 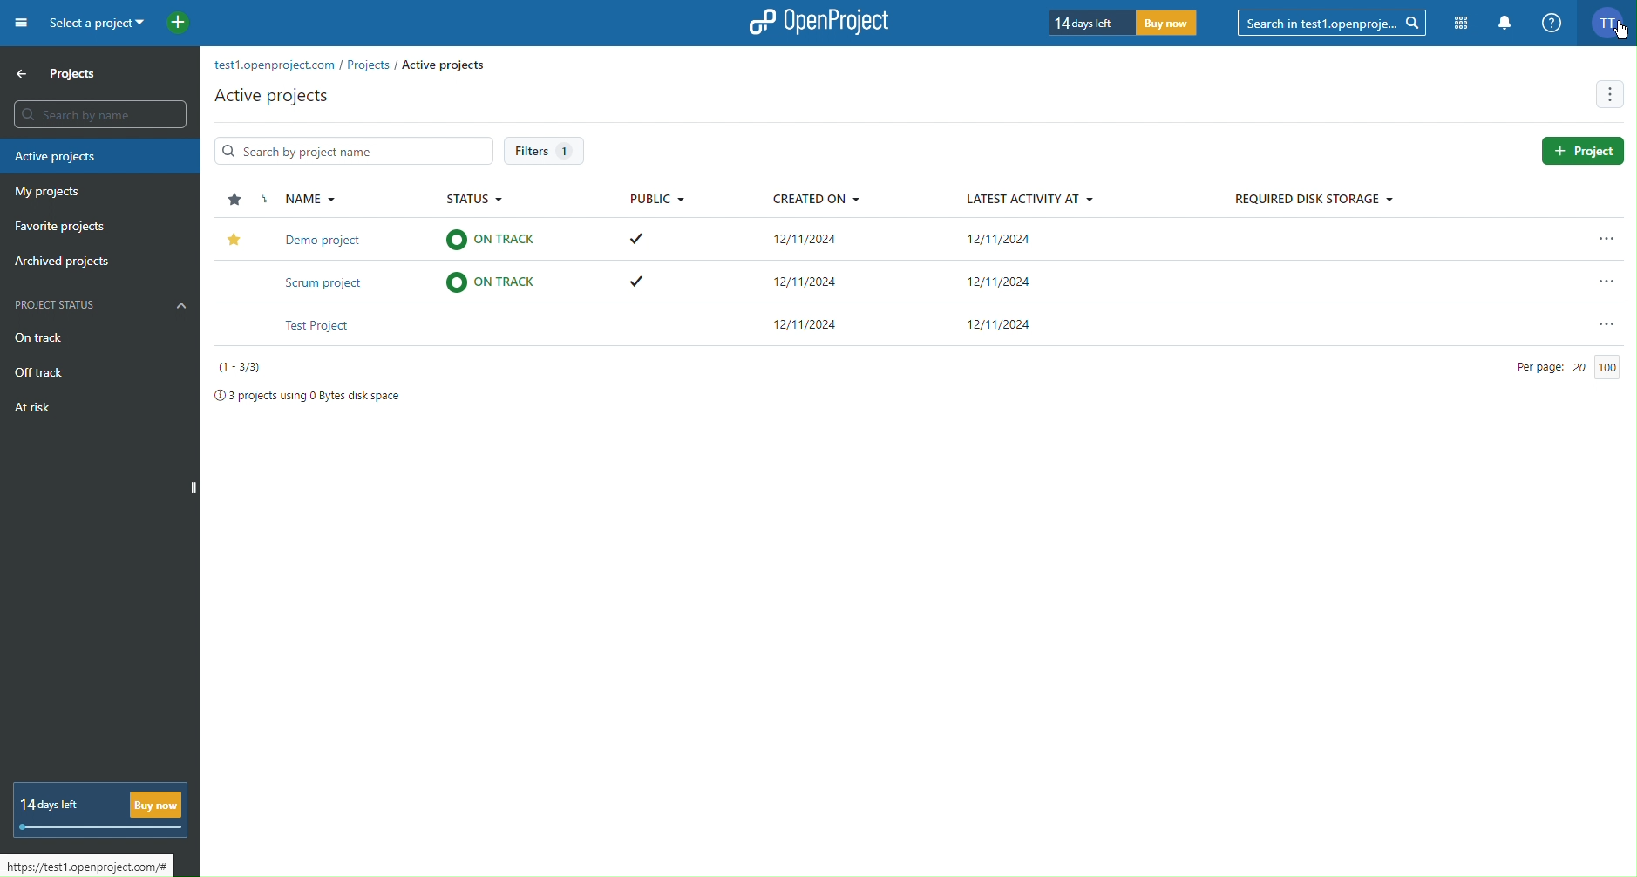 What do you see at coordinates (640, 238) in the screenshot?
I see `Tick` at bounding box center [640, 238].